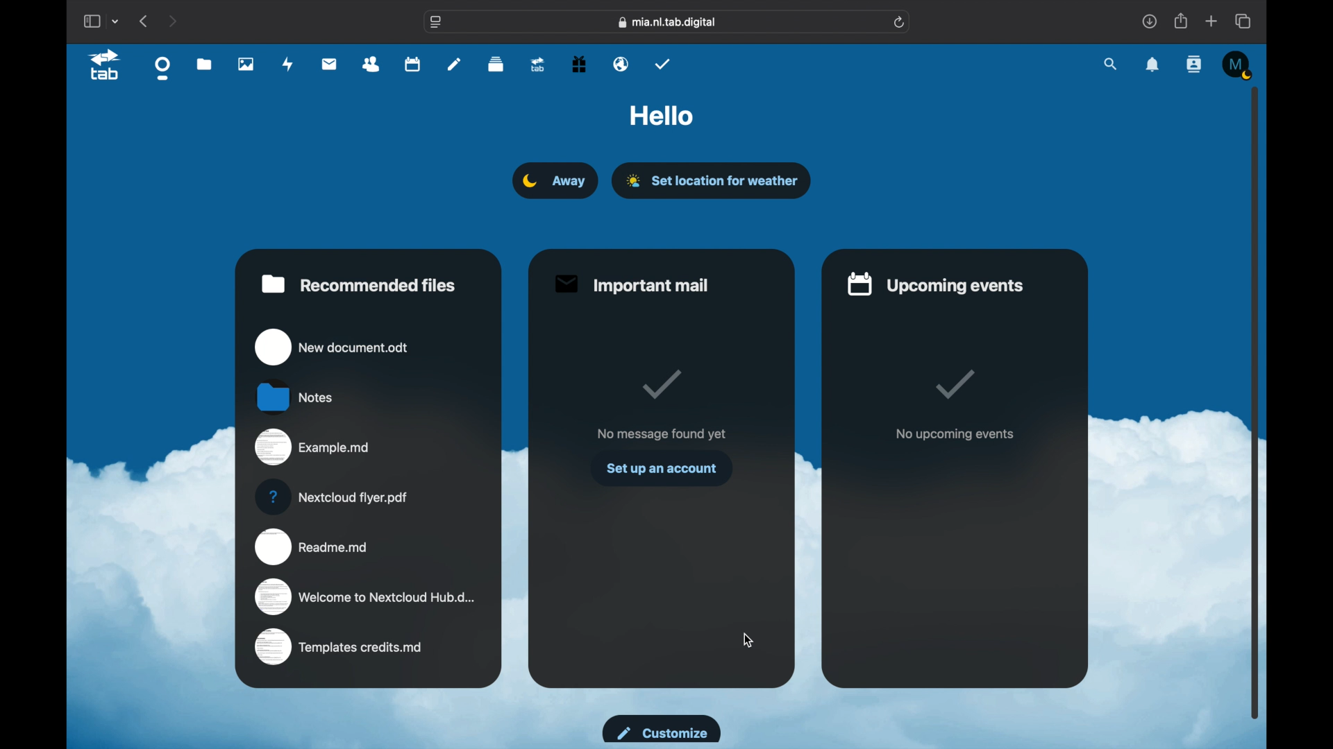 The height and width of the screenshot is (749, 1333). Describe the element at coordinates (661, 433) in the screenshot. I see `no message found yet` at that location.